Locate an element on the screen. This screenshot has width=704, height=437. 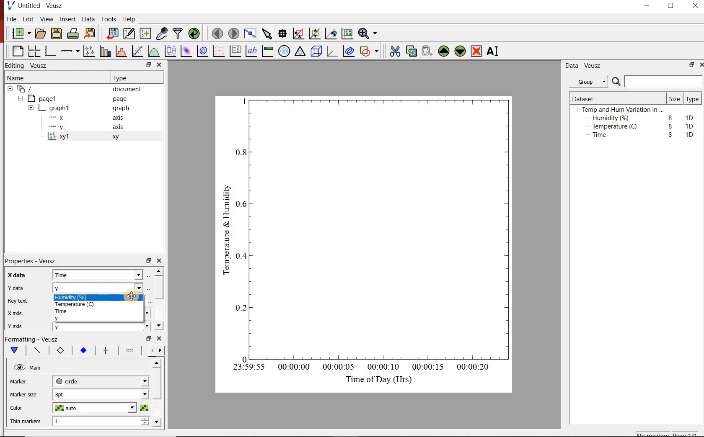
main formatting is located at coordinates (15, 351).